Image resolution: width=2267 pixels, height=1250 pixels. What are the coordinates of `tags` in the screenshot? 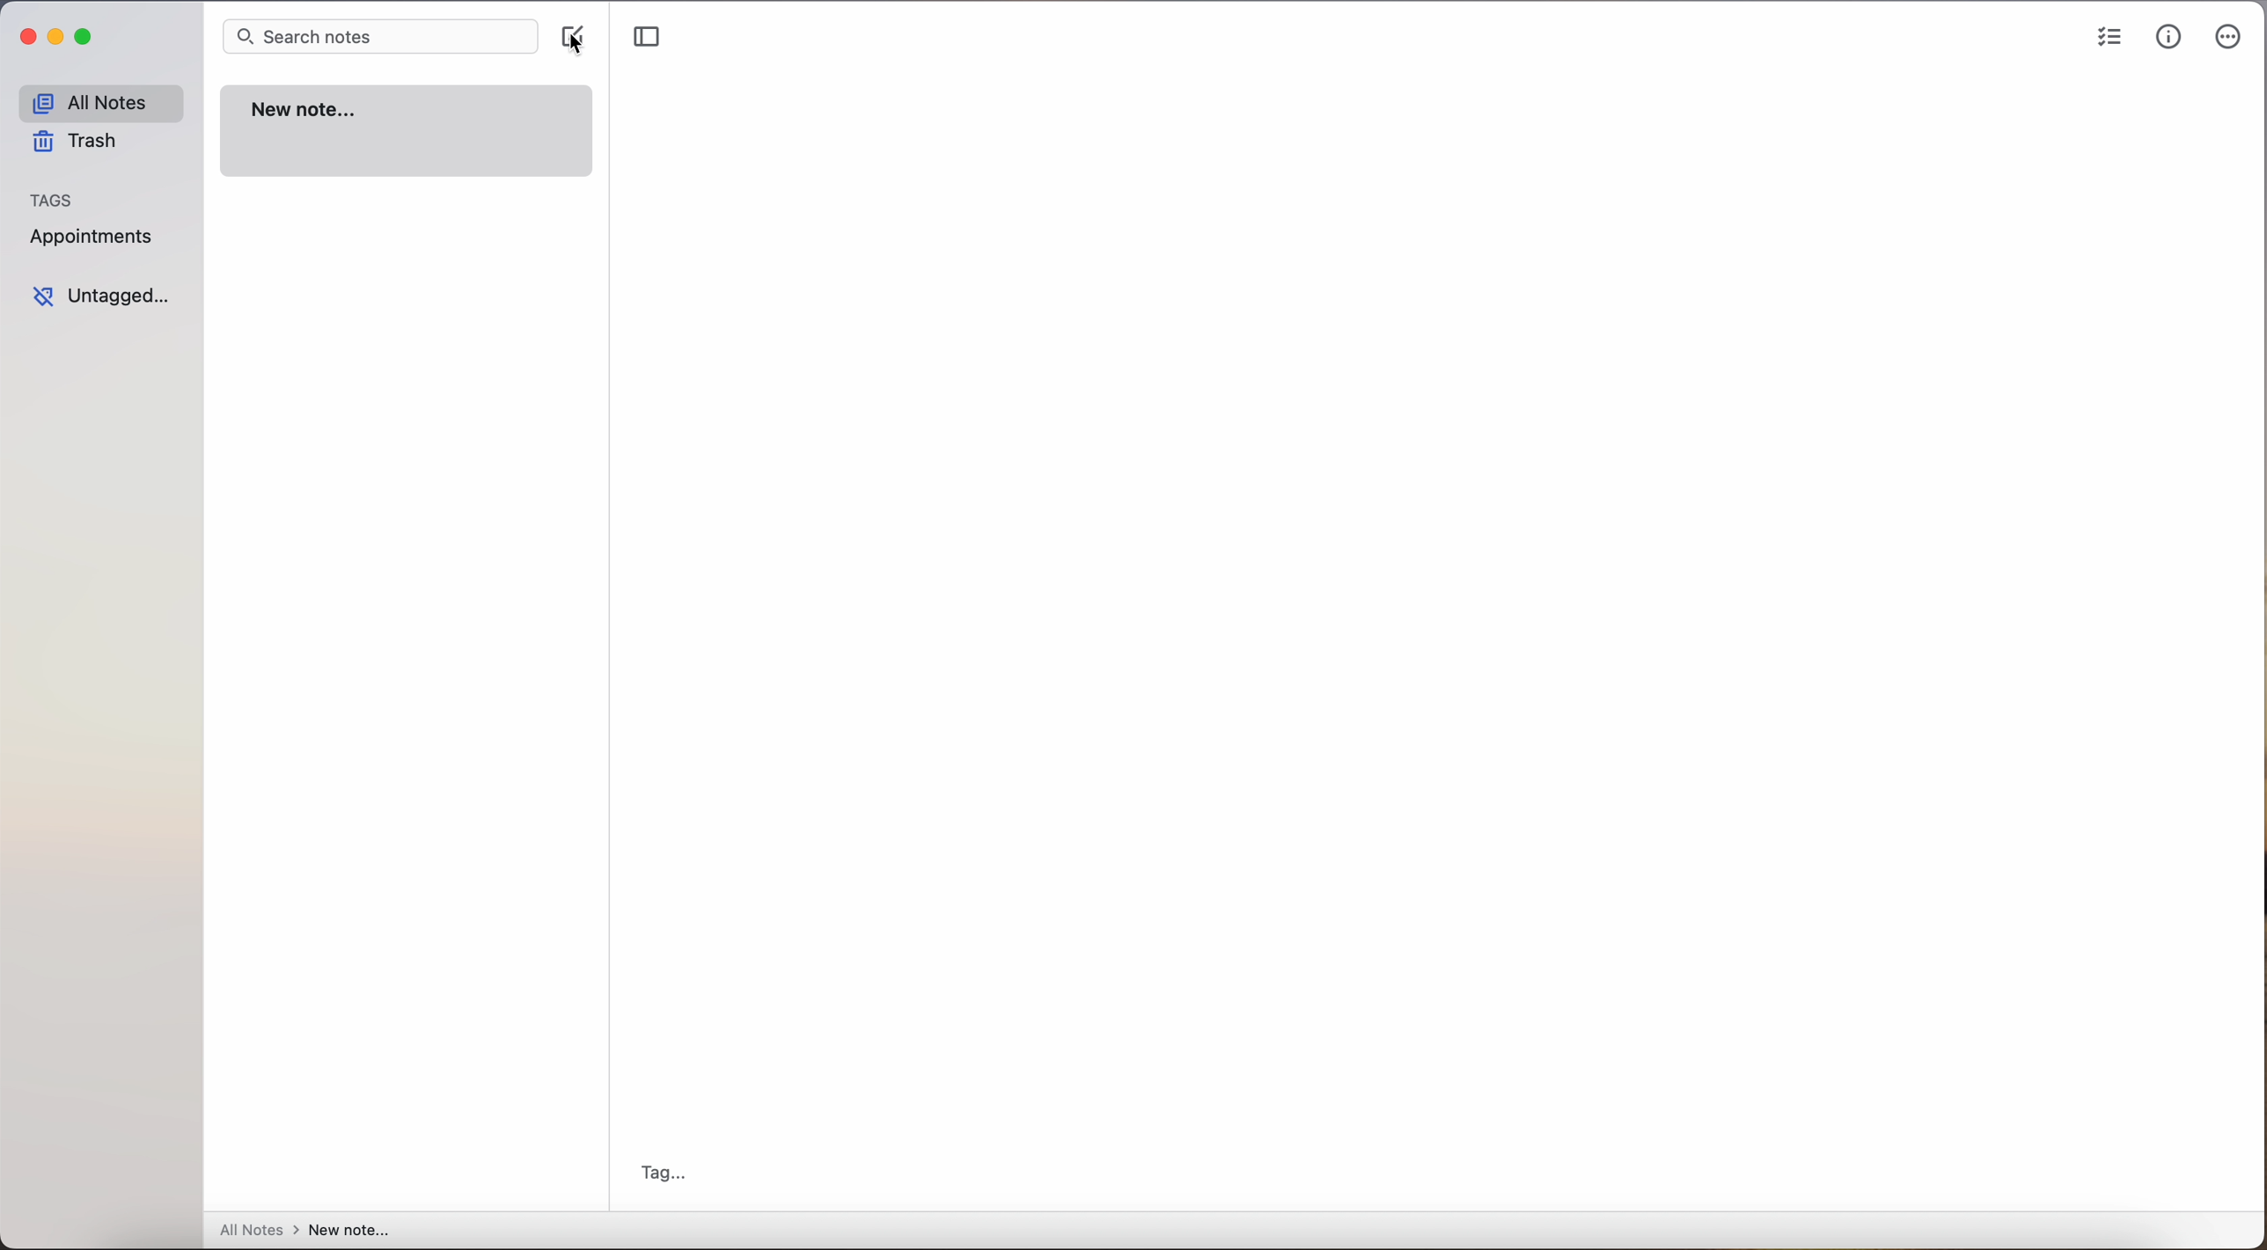 It's located at (52, 198).